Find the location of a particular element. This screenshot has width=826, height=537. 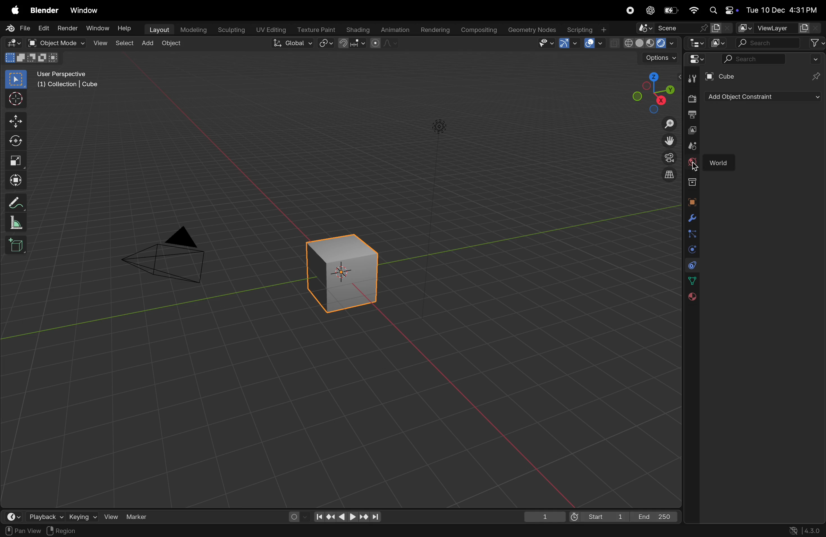

wifi is located at coordinates (693, 10).